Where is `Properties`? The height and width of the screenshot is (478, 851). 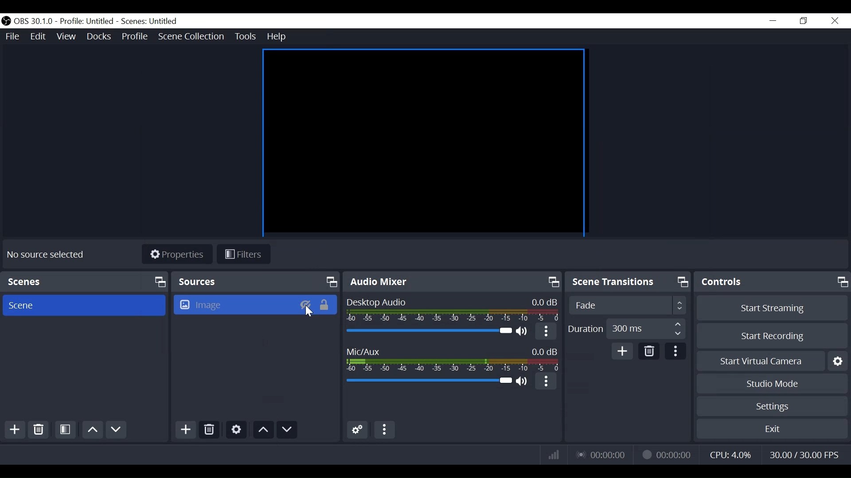
Properties is located at coordinates (176, 254).